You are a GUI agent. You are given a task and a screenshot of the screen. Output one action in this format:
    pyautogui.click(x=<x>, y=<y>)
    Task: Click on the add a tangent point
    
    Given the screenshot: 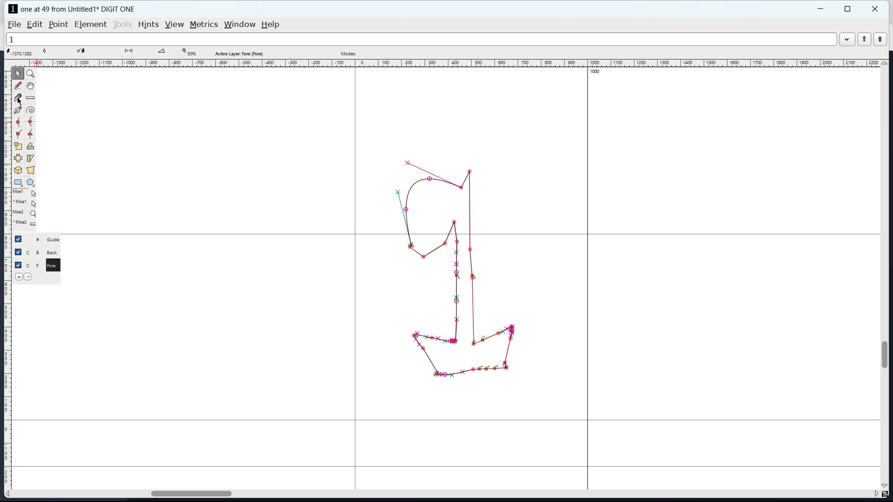 What is the action you would take?
    pyautogui.click(x=31, y=134)
    